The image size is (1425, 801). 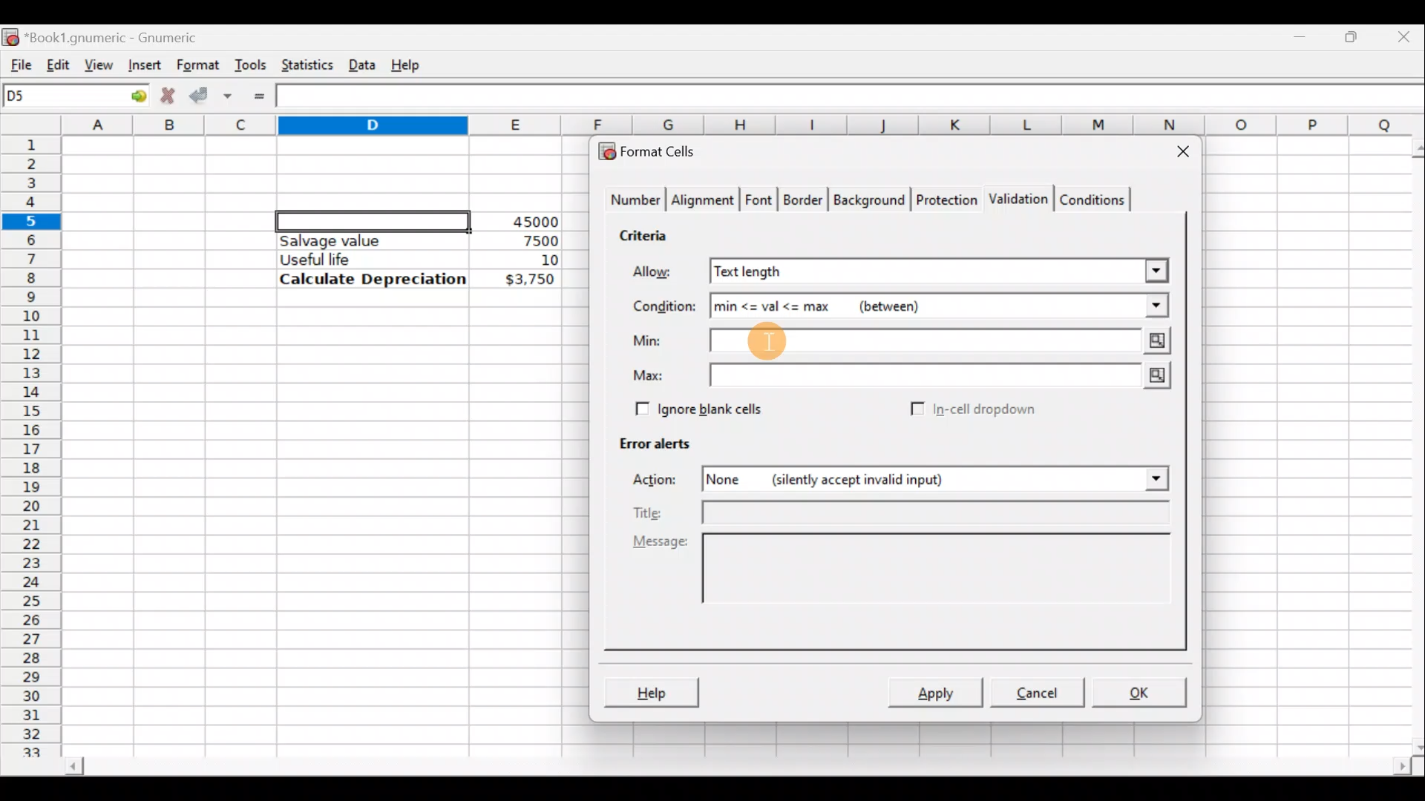 What do you see at coordinates (408, 64) in the screenshot?
I see `Help` at bounding box center [408, 64].